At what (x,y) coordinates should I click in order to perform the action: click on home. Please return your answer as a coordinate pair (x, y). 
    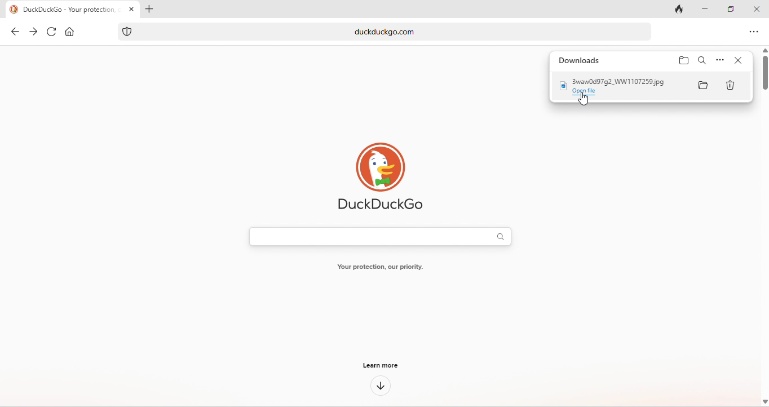
    Looking at the image, I should click on (70, 33).